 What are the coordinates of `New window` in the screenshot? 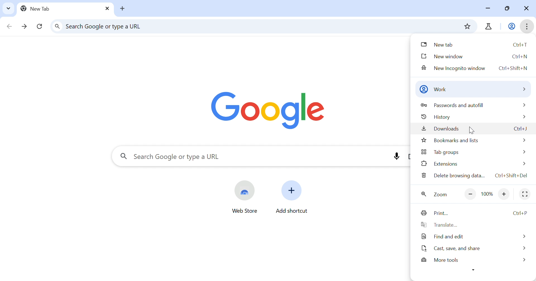 It's located at (443, 57).